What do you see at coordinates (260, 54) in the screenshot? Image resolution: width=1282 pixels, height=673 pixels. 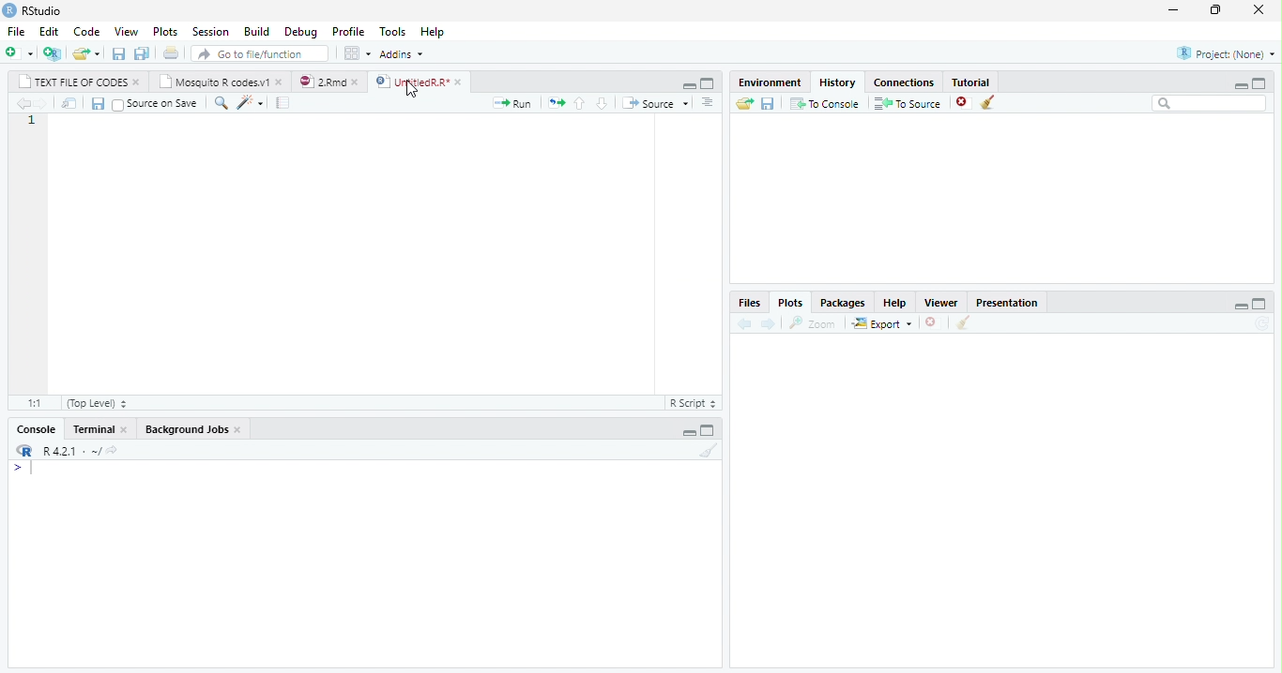 I see `go to file/function` at bounding box center [260, 54].